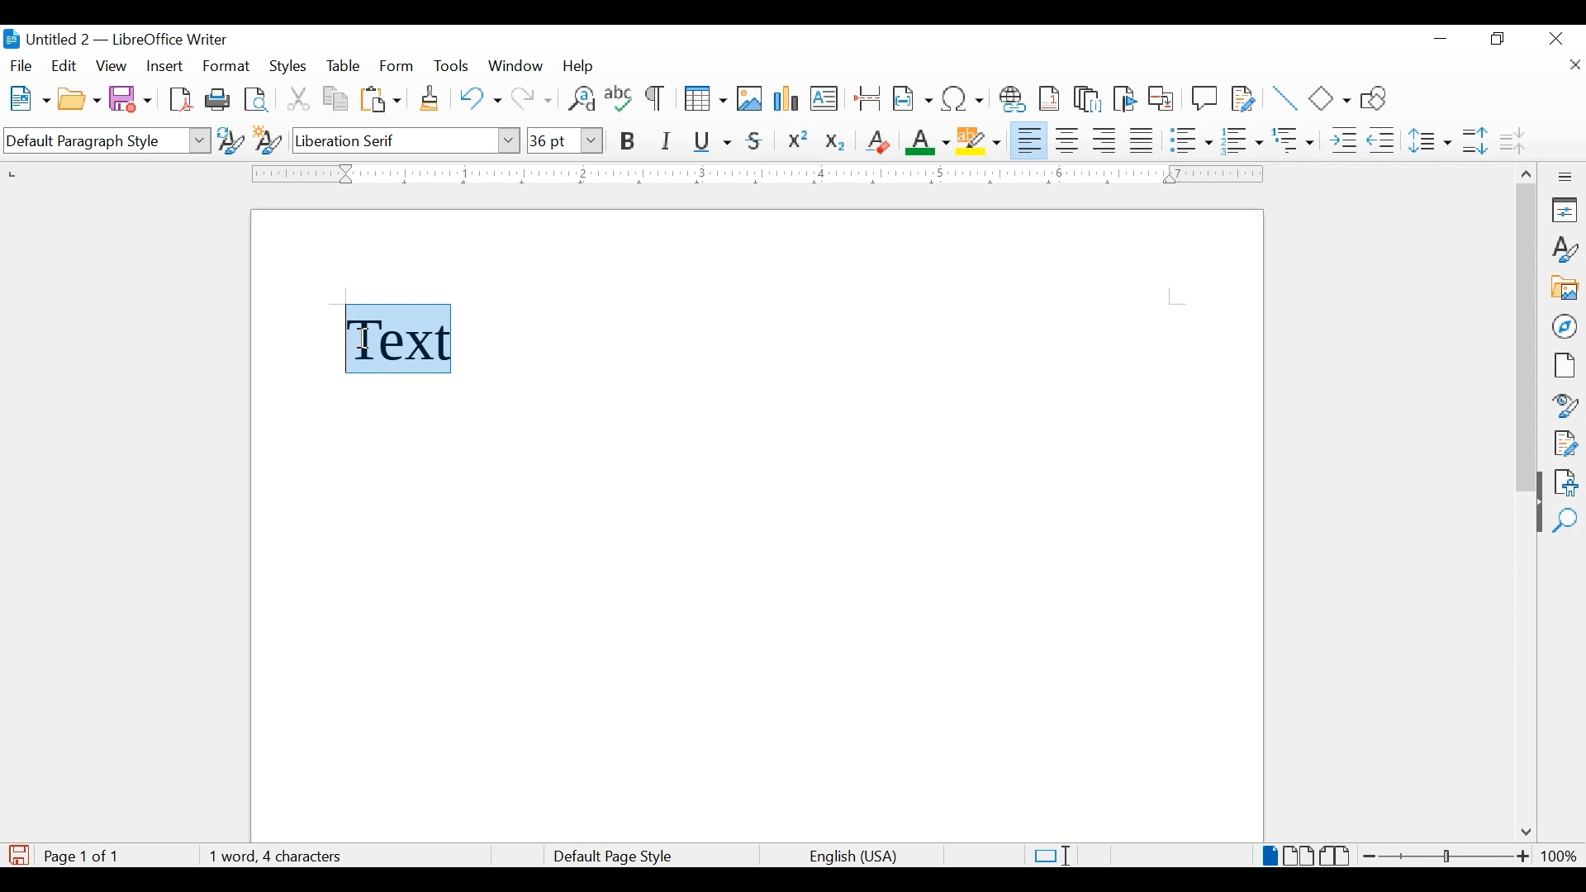 Image resolution: width=1586 pixels, height=892 pixels. What do you see at coordinates (1527, 340) in the screenshot?
I see `scroll box` at bounding box center [1527, 340].